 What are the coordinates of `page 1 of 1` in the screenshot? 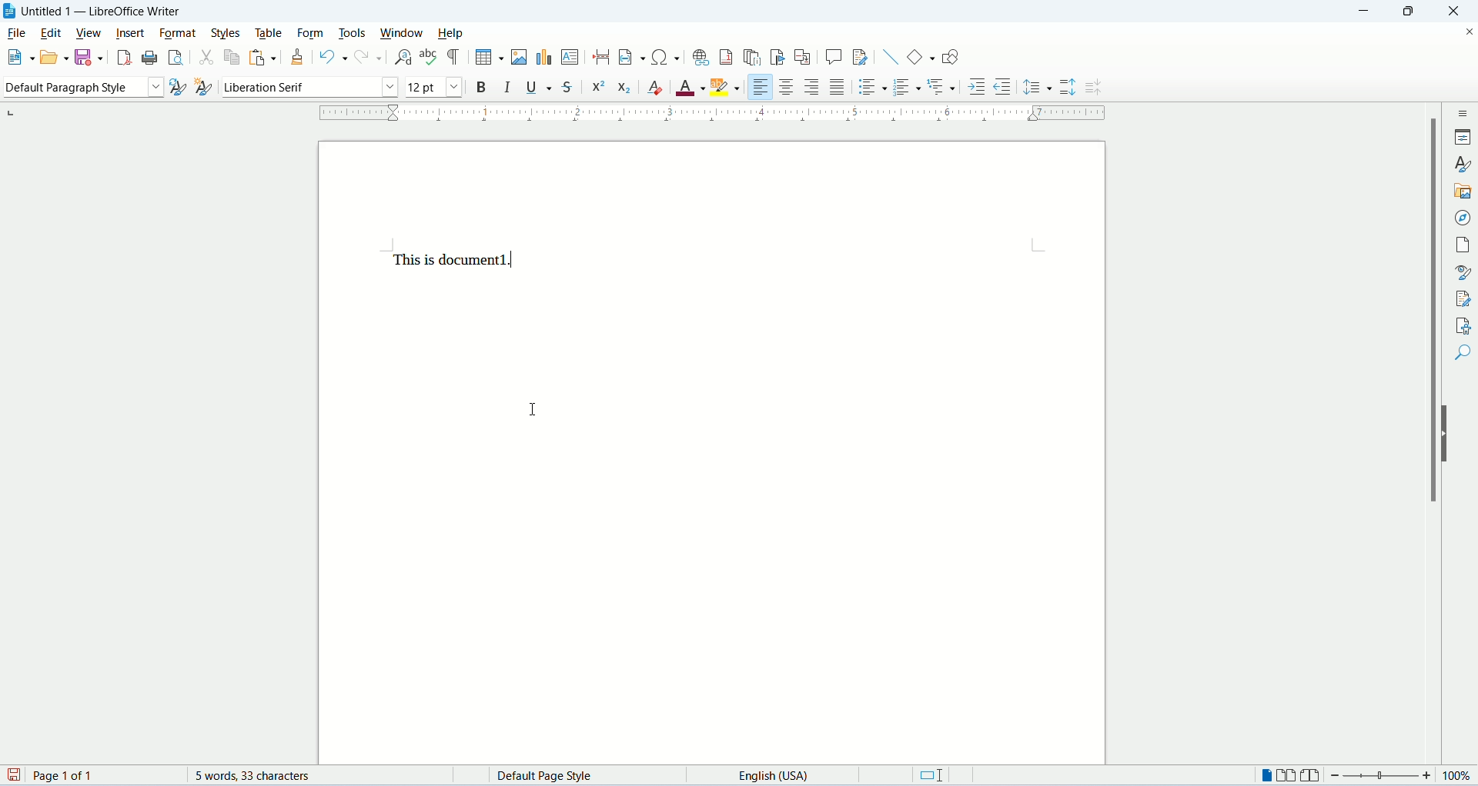 It's located at (102, 775).